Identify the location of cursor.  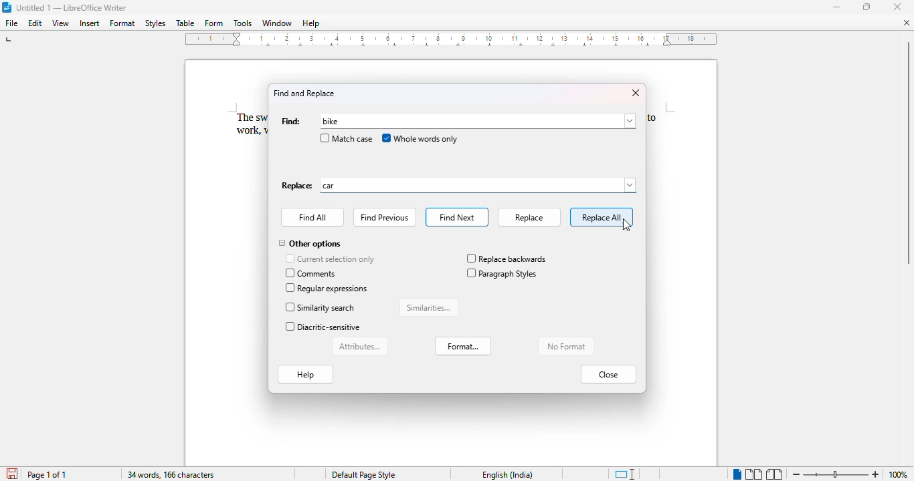
(517, 140).